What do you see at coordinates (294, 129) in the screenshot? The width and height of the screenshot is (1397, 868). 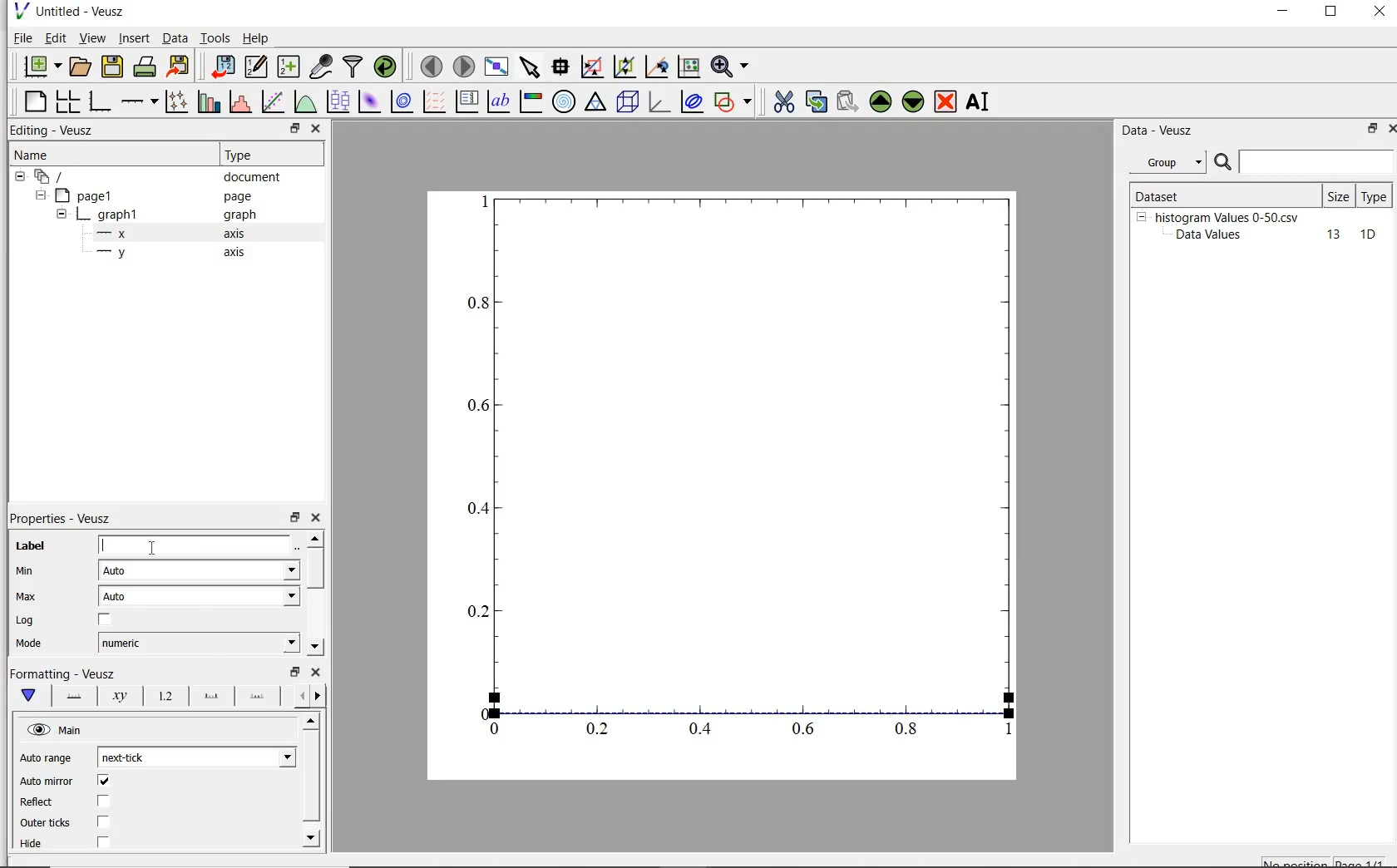 I see `restore down` at bounding box center [294, 129].